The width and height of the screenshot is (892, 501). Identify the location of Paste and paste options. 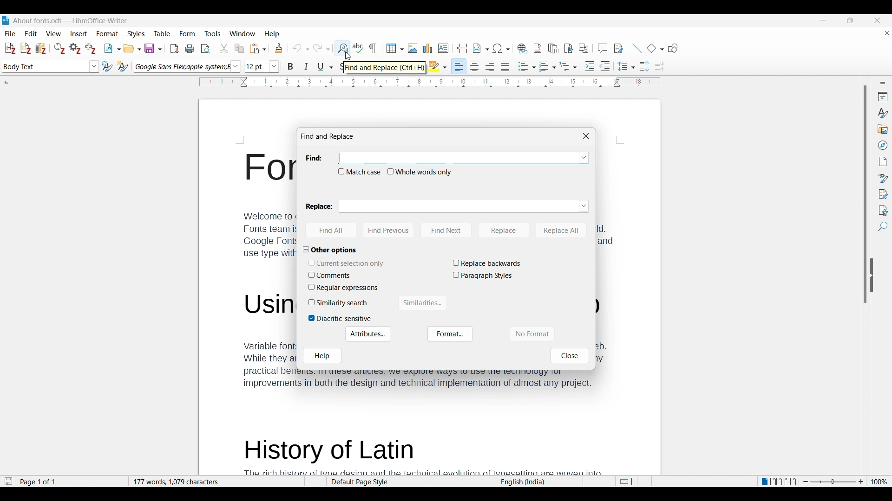
(258, 49).